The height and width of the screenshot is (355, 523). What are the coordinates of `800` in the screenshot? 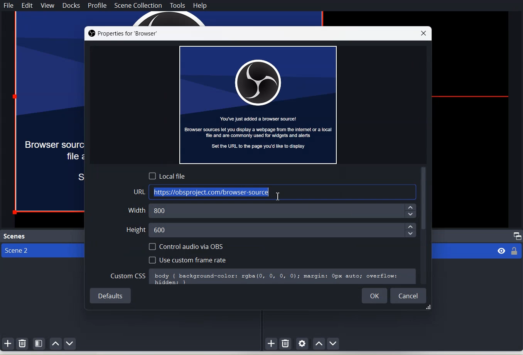 It's located at (285, 211).